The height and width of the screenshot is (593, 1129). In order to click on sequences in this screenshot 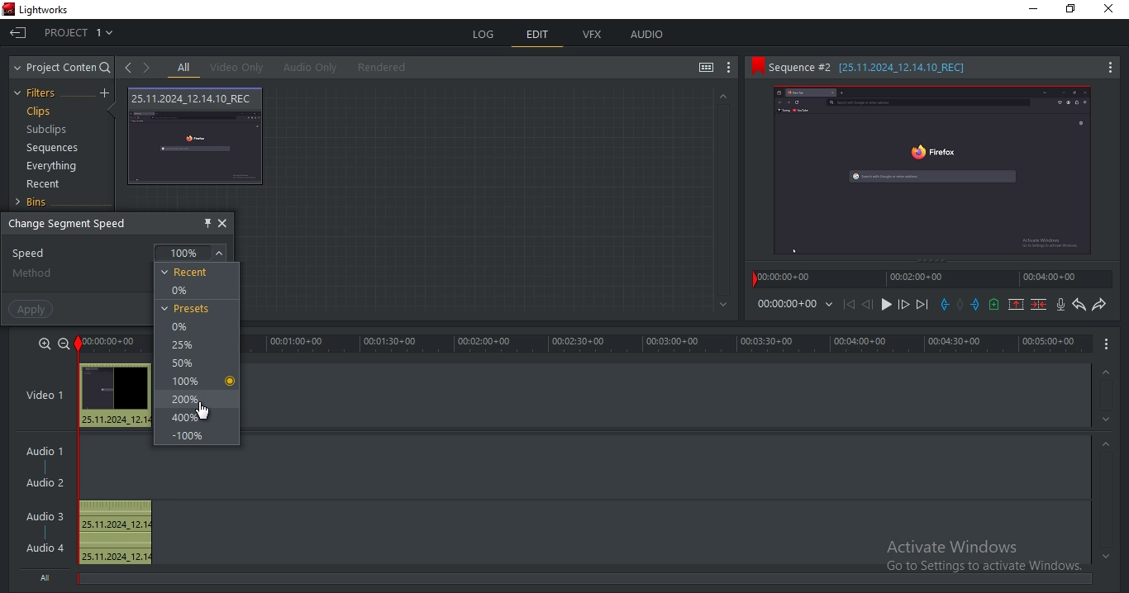, I will do `click(53, 148)`.